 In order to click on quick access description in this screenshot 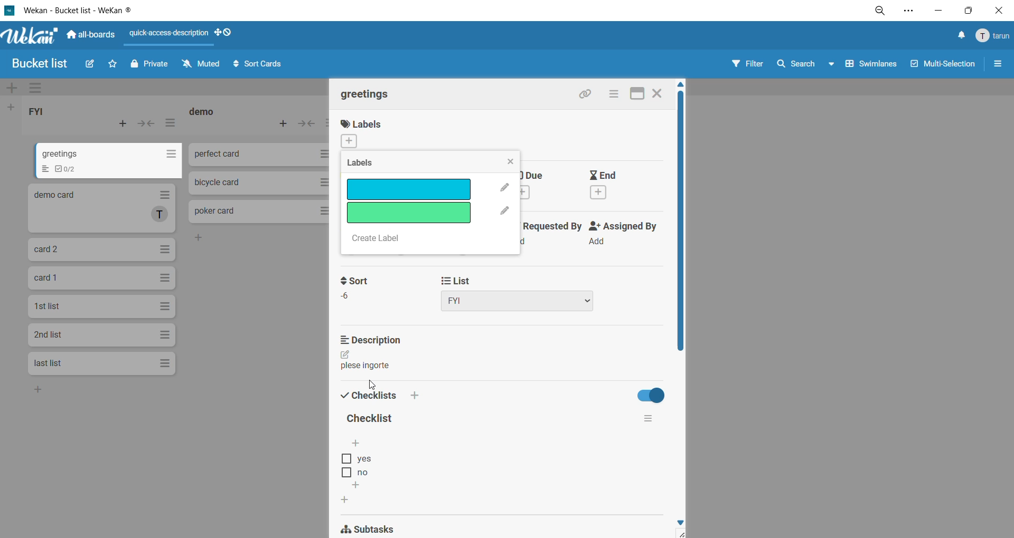, I will do `click(171, 33)`.